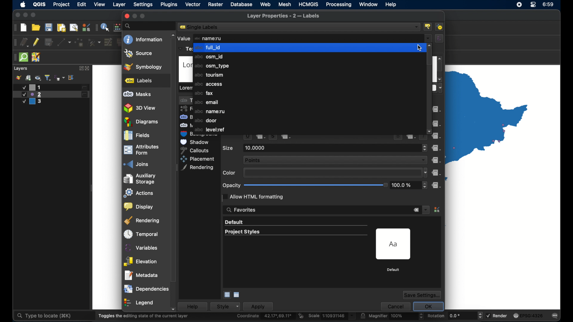 The height and width of the screenshot is (322, 573). What do you see at coordinates (143, 5) in the screenshot?
I see `settings` at bounding box center [143, 5].